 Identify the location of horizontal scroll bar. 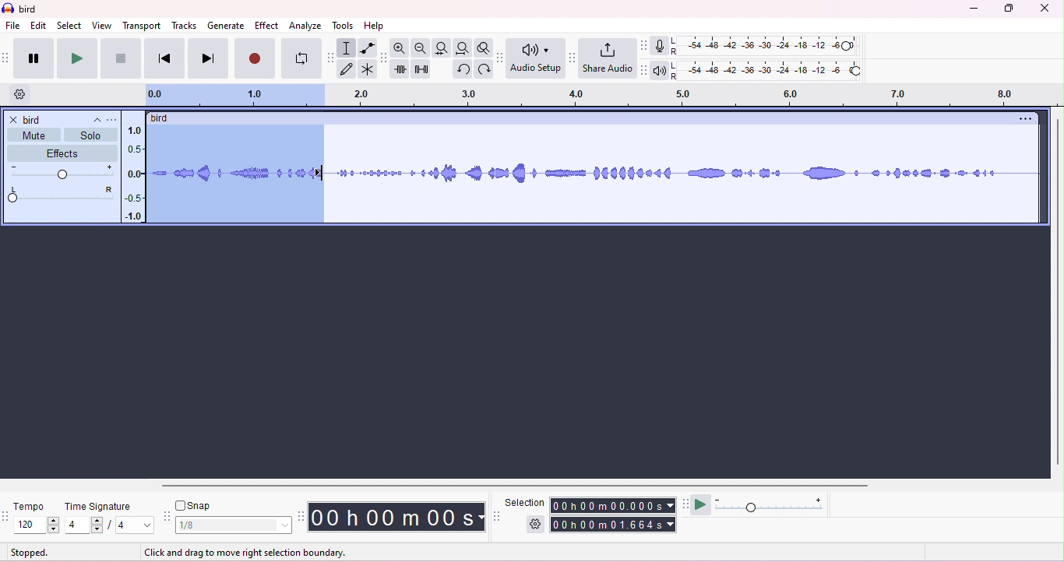
(520, 487).